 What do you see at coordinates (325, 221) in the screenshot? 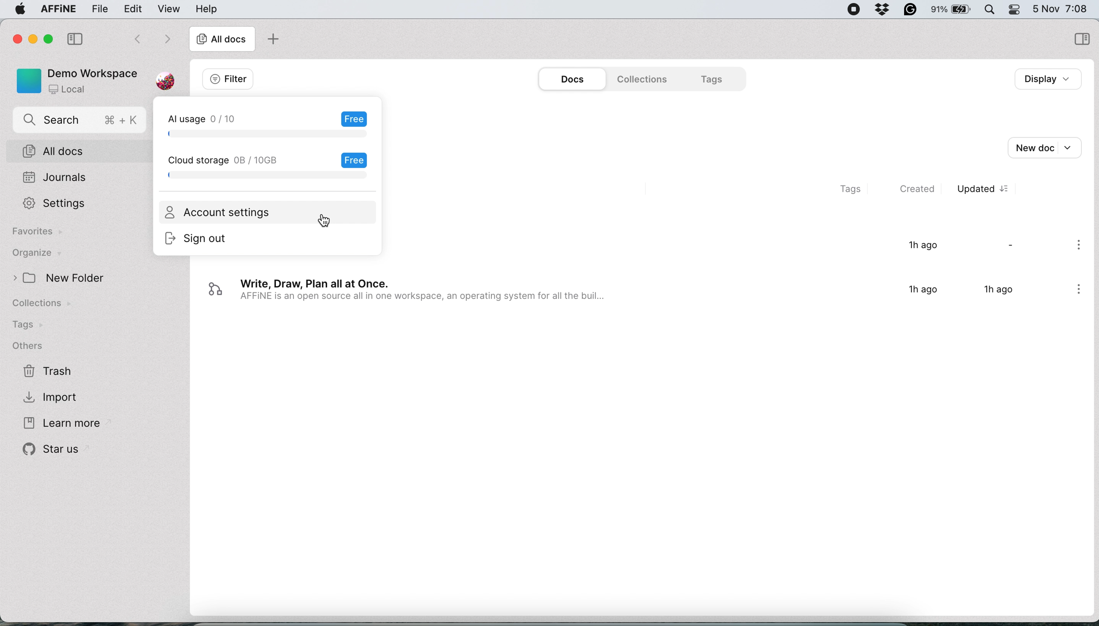
I see `cursor on Account settings` at bounding box center [325, 221].